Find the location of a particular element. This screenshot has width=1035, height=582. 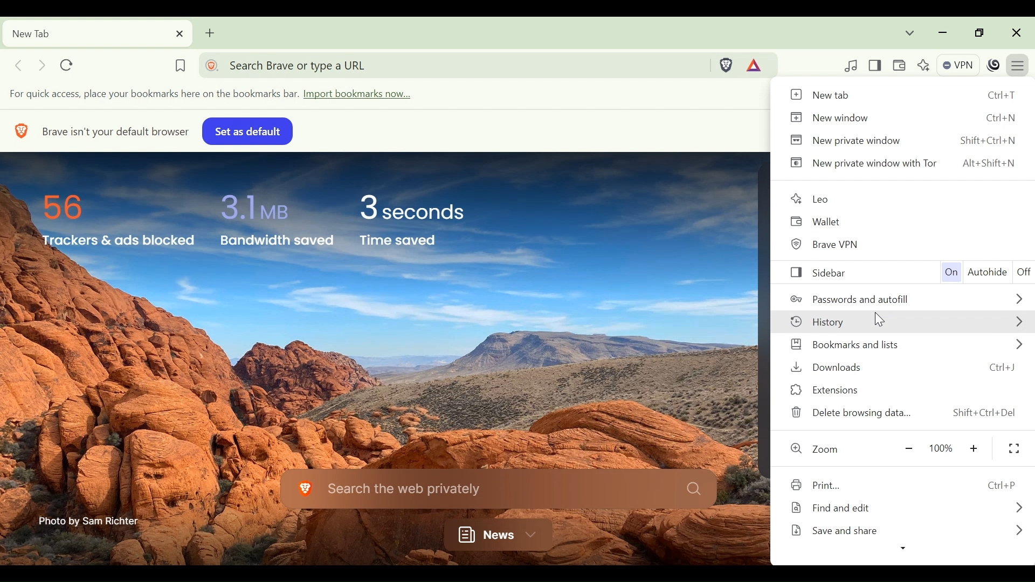

Add new tab is located at coordinates (211, 32).